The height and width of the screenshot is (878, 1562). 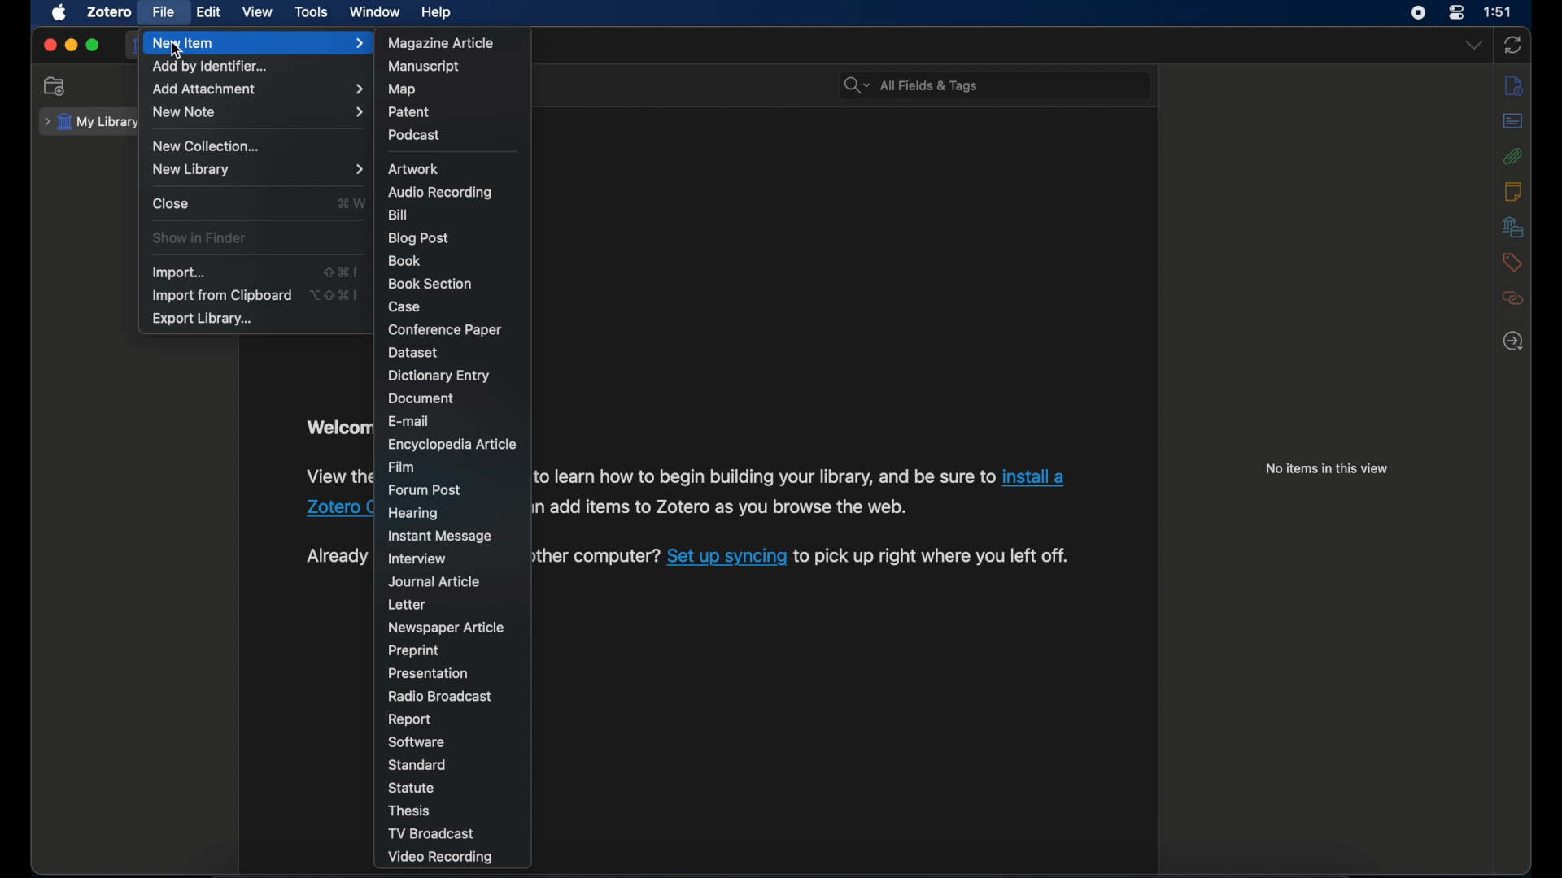 I want to click on software, so click(x=416, y=742).